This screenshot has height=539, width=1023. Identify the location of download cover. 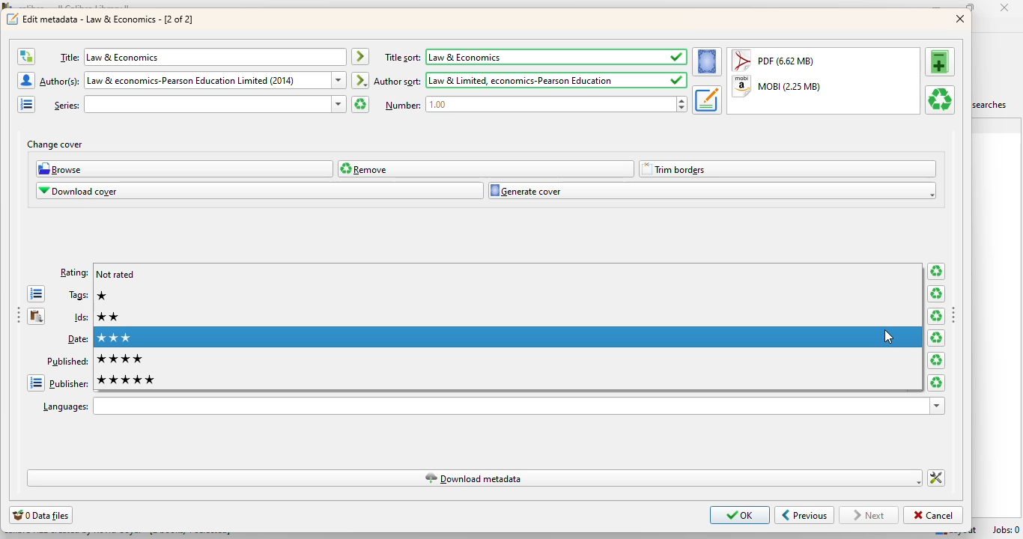
(260, 191).